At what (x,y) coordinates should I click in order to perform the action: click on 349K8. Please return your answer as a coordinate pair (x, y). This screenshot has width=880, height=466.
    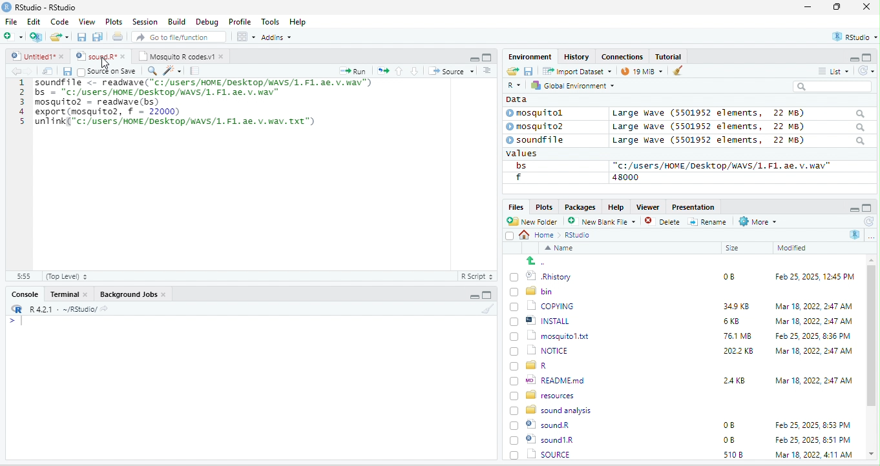
    Looking at the image, I should click on (737, 307).